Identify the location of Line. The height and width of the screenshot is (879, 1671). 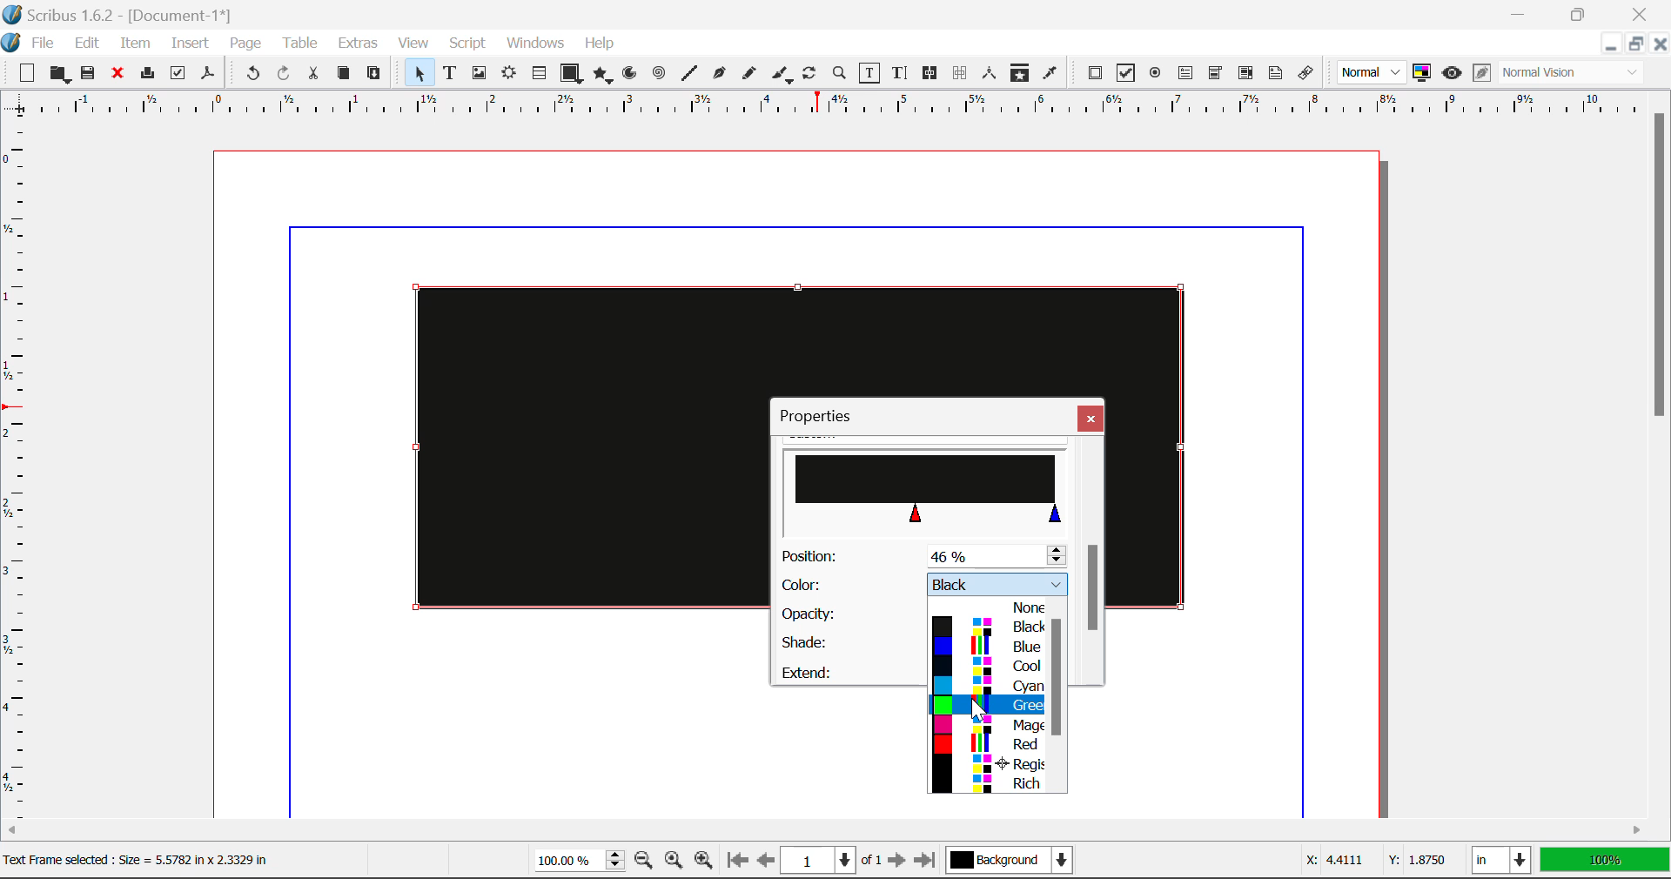
(689, 74).